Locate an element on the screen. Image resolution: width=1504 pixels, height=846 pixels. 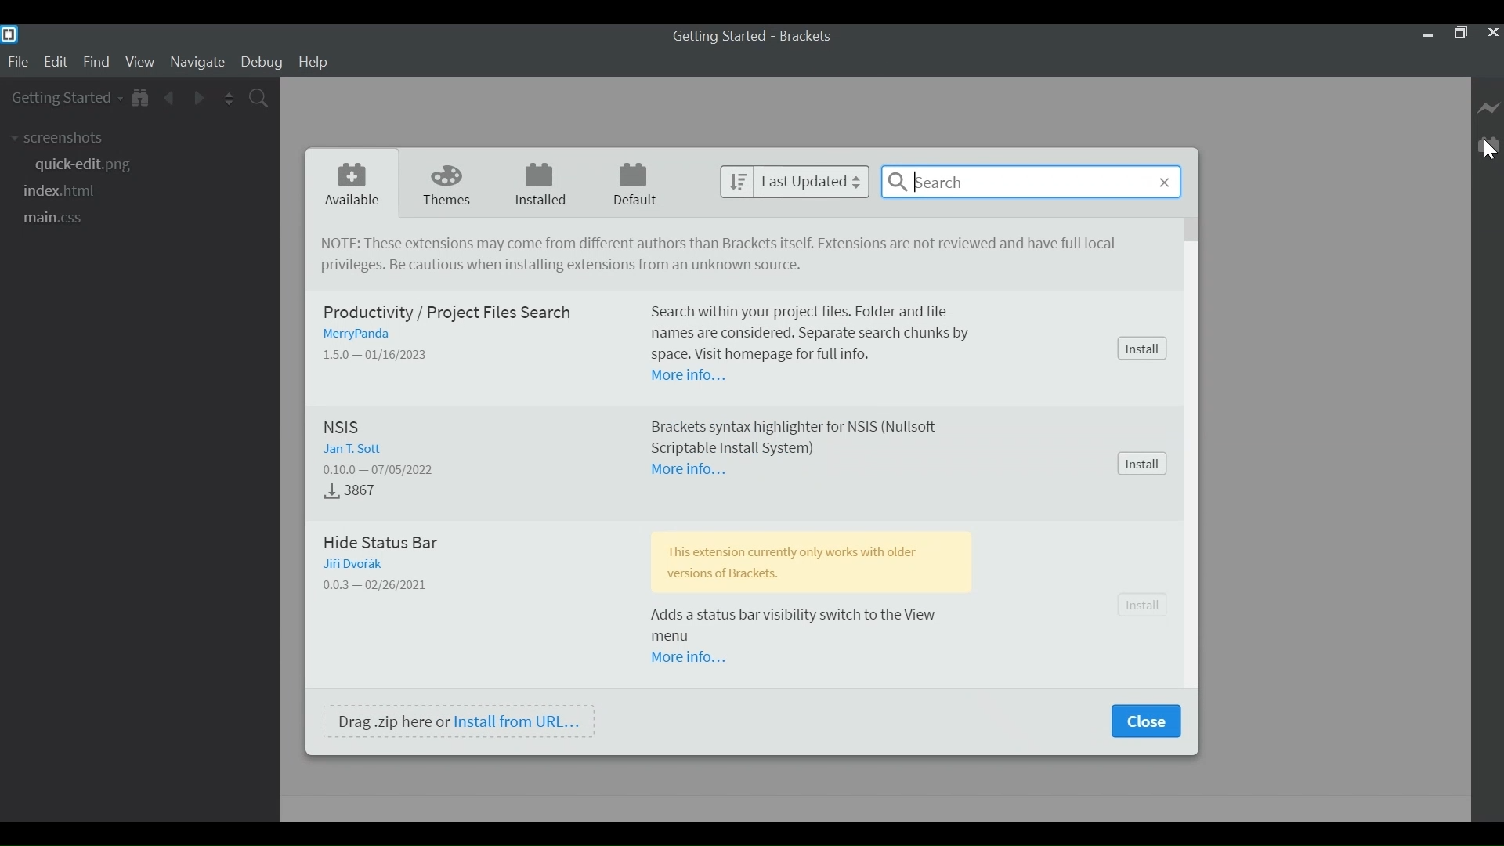
Search is located at coordinates (1031, 181).